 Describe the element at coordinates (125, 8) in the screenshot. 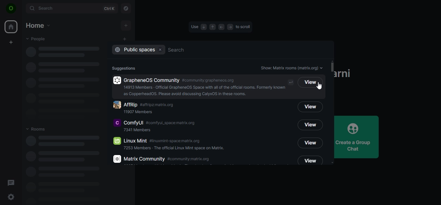

I see `explore rooms` at that location.